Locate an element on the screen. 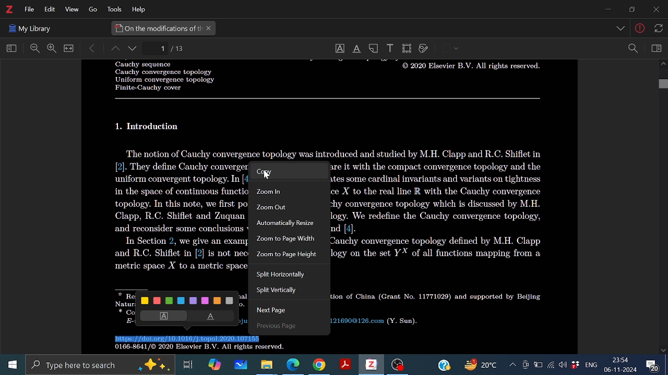  Next page is located at coordinates (279, 311).